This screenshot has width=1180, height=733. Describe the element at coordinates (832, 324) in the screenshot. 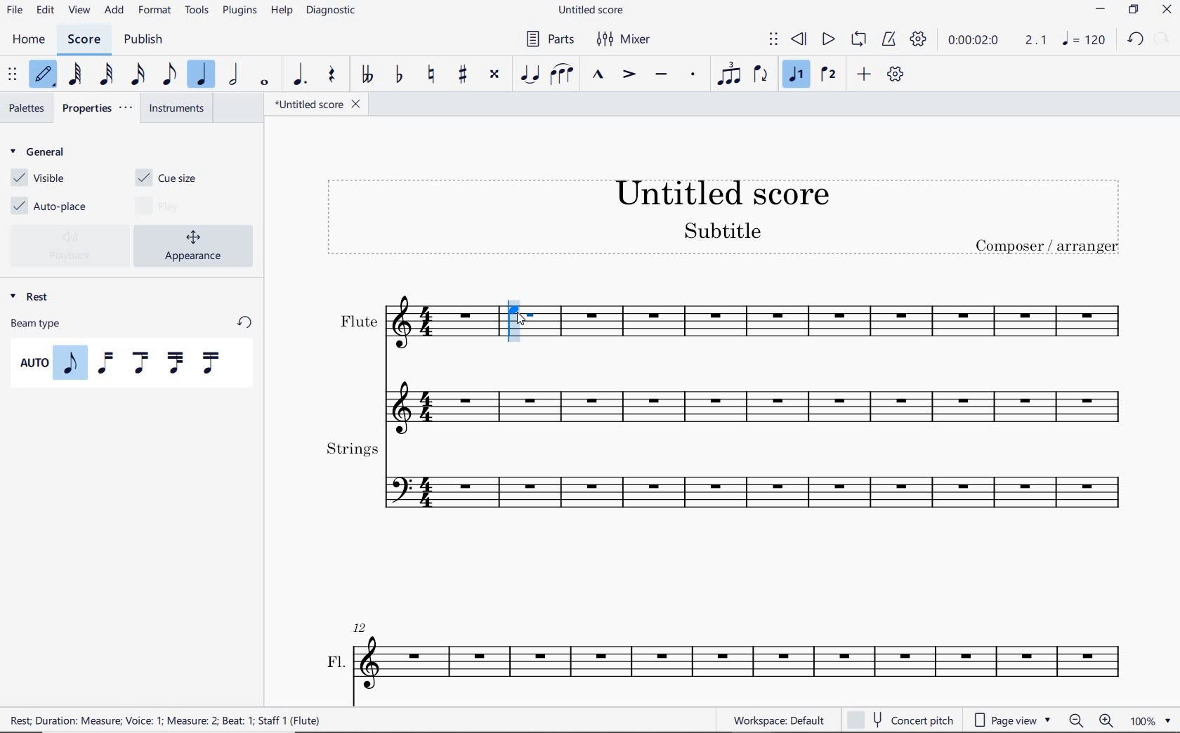

I see `flute` at that location.